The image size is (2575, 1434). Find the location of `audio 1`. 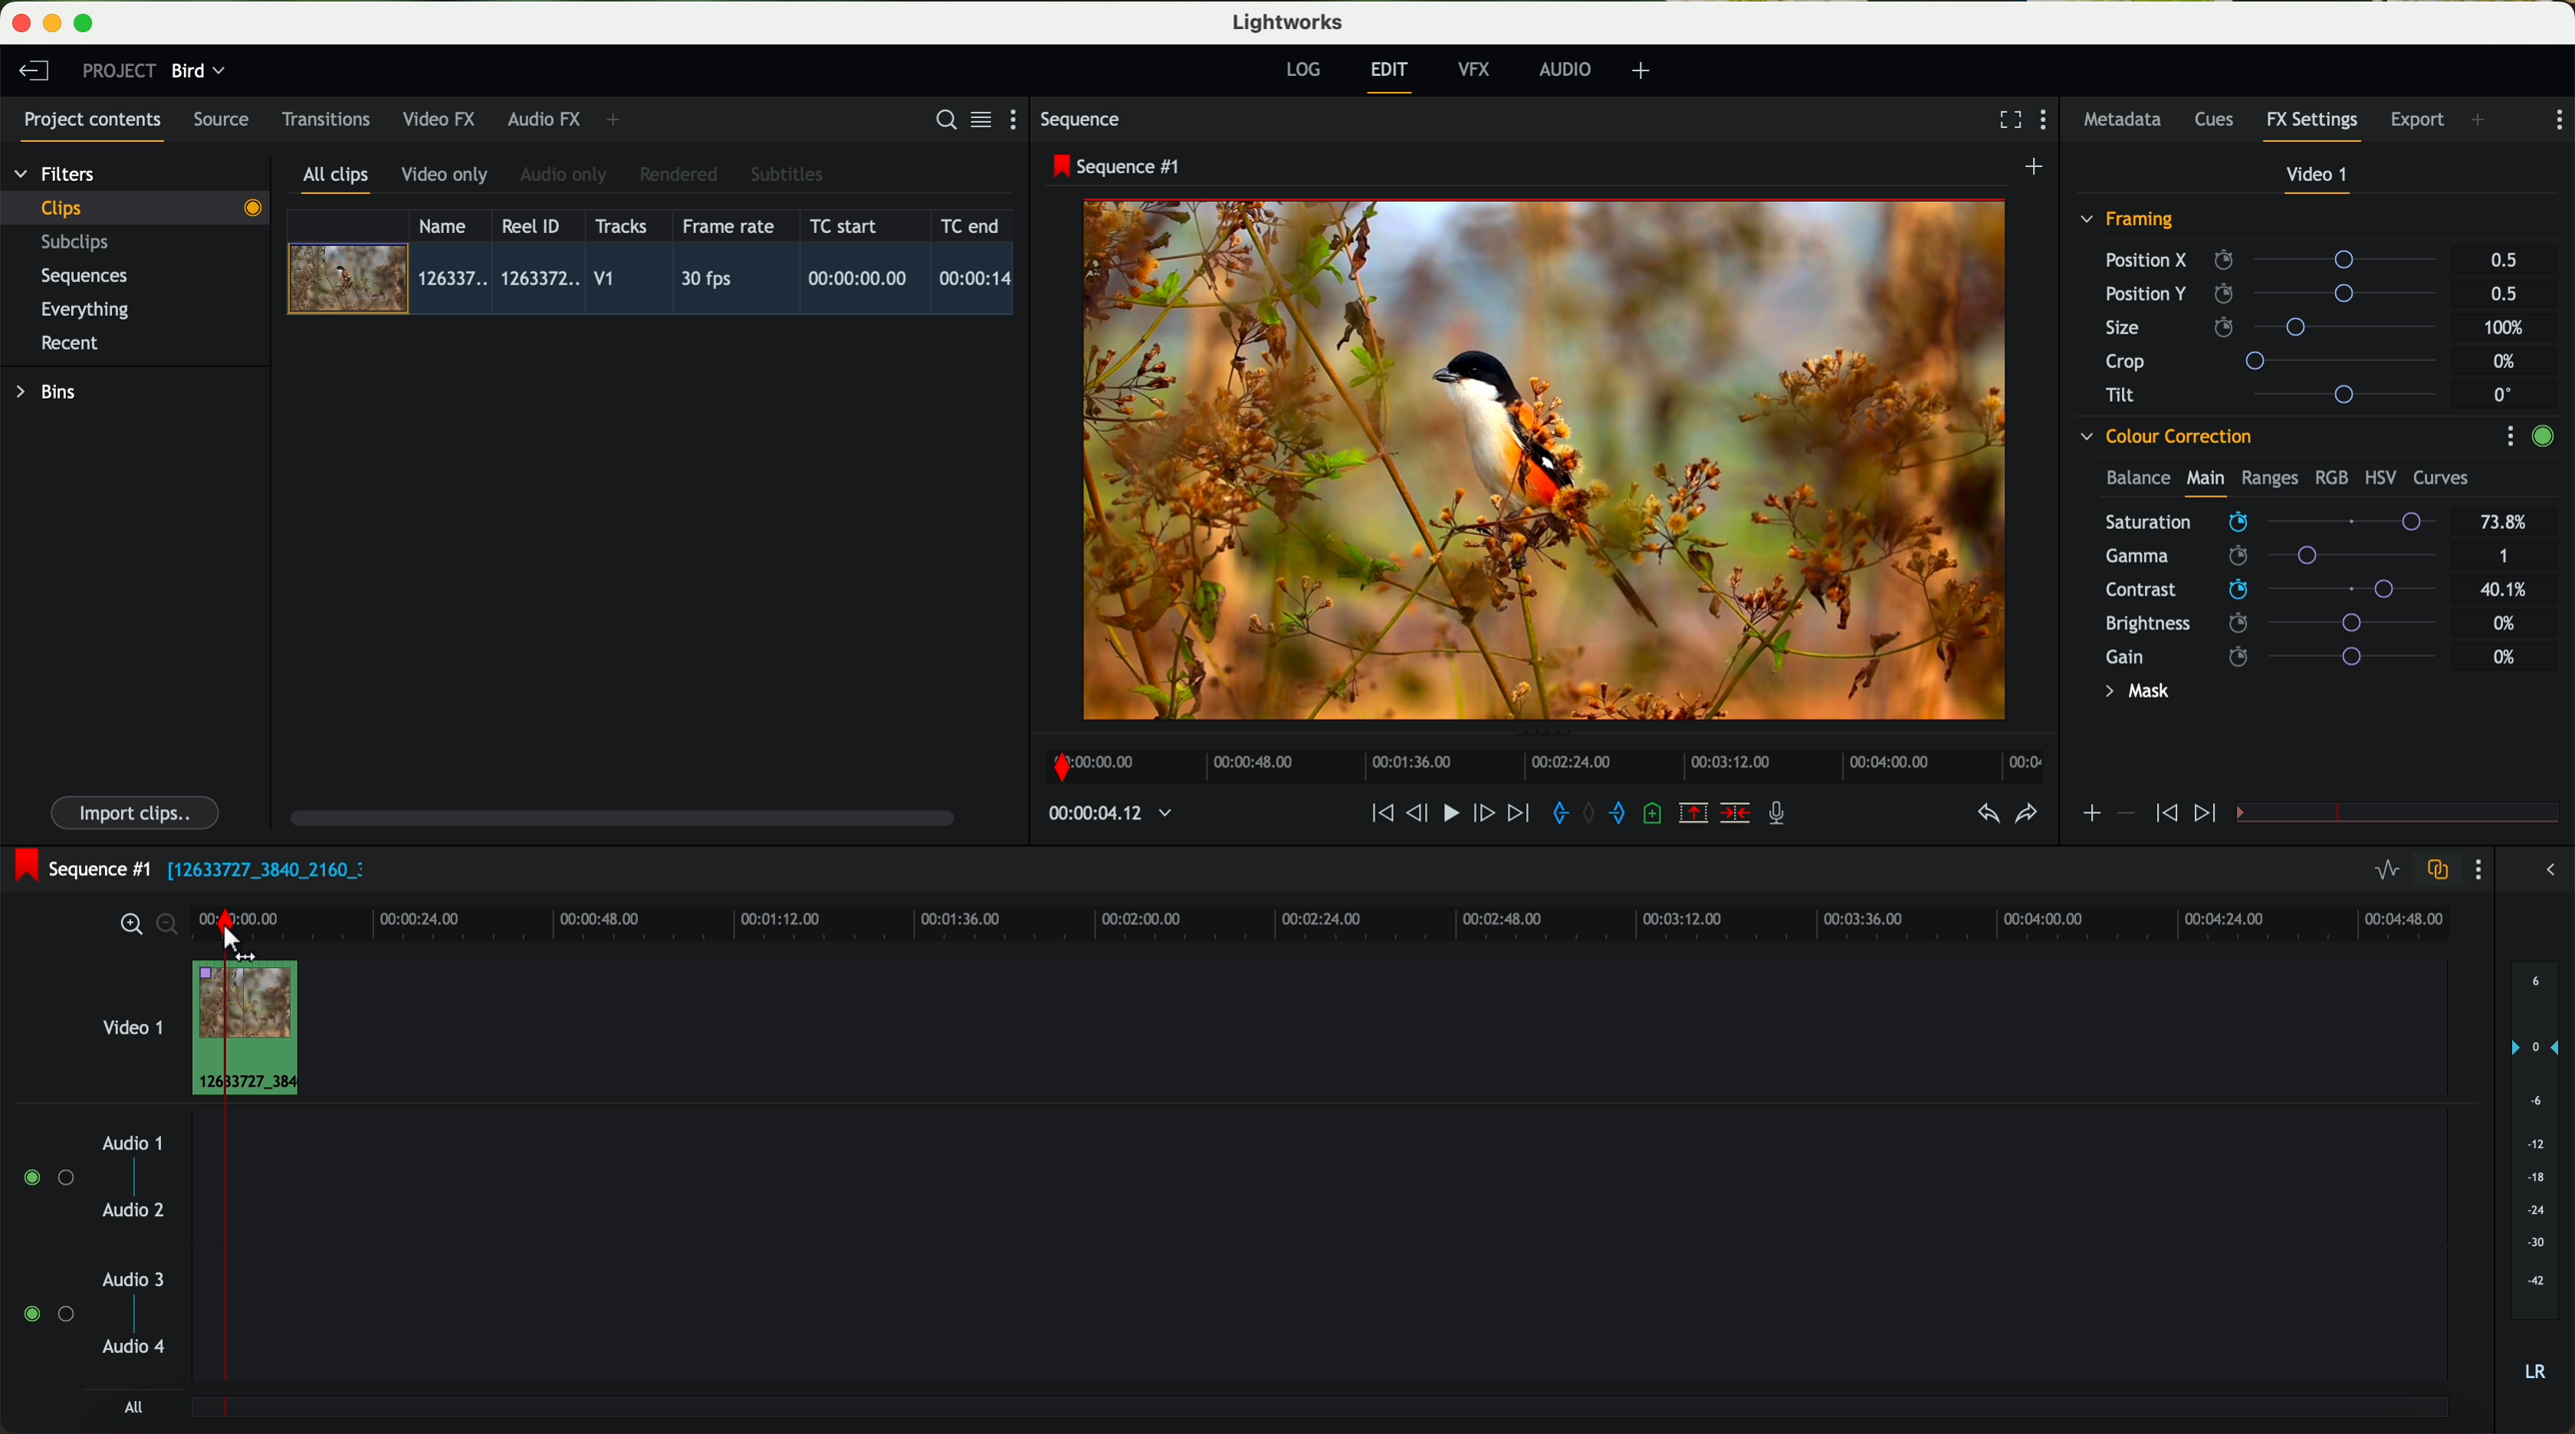

audio 1 is located at coordinates (133, 1142).